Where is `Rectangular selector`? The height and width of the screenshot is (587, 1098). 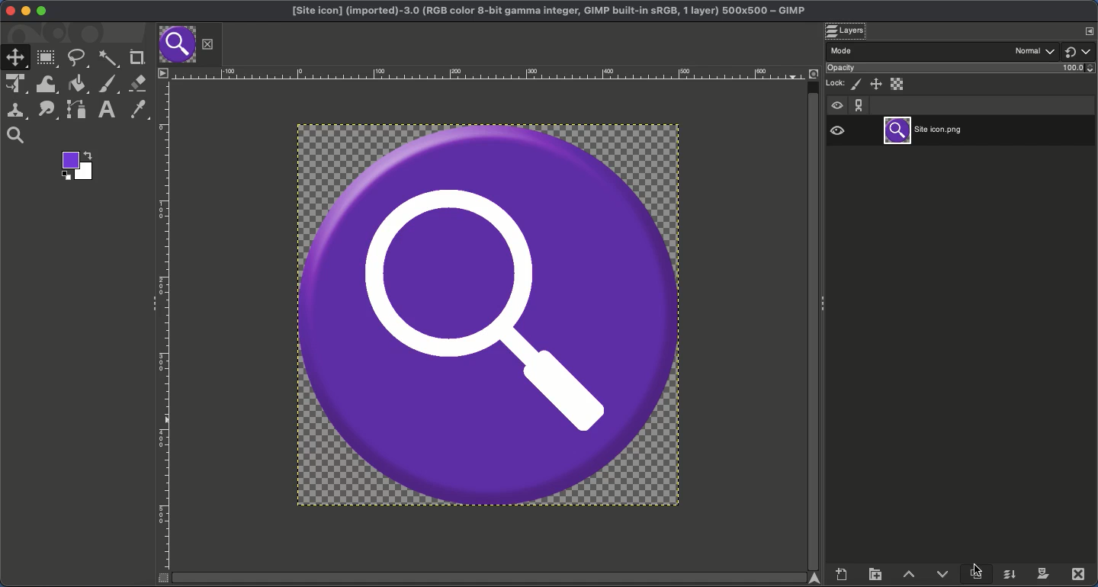 Rectangular selector is located at coordinates (46, 59).